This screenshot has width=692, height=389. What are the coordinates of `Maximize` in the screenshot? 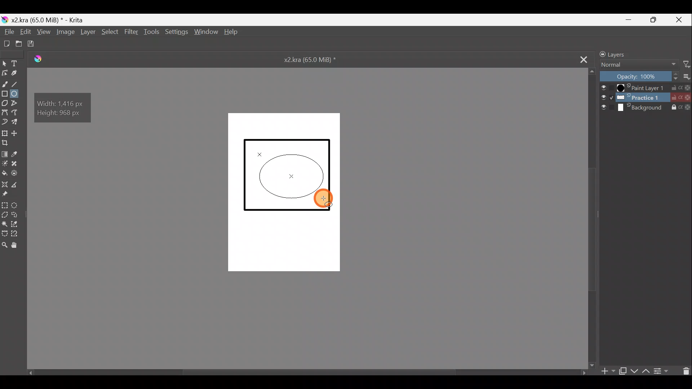 It's located at (658, 21).